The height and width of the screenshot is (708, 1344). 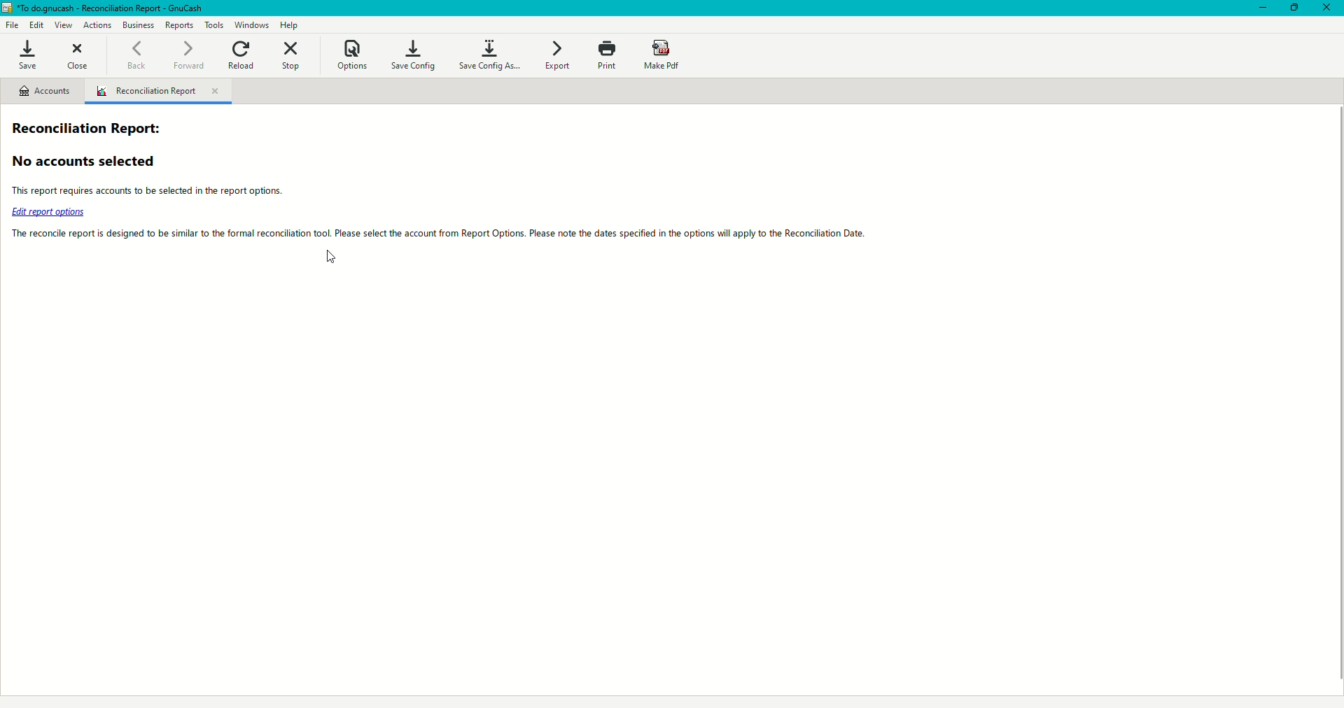 I want to click on This report requires accounts to be selected in the report options, so click(x=189, y=190).